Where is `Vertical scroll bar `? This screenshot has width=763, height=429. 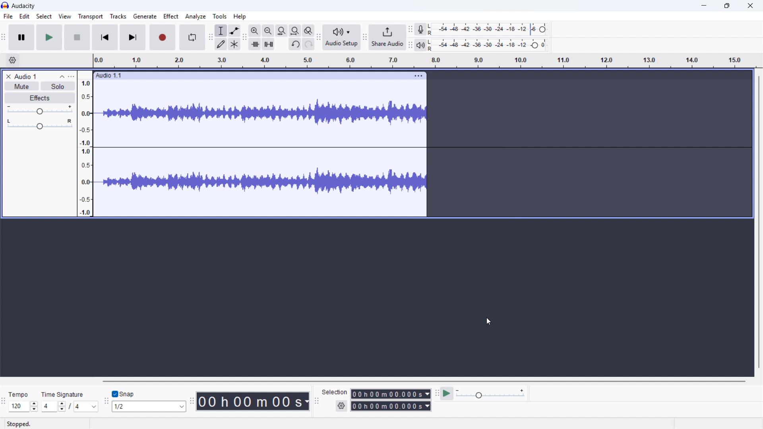
Vertical scroll bar  is located at coordinates (759, 222).